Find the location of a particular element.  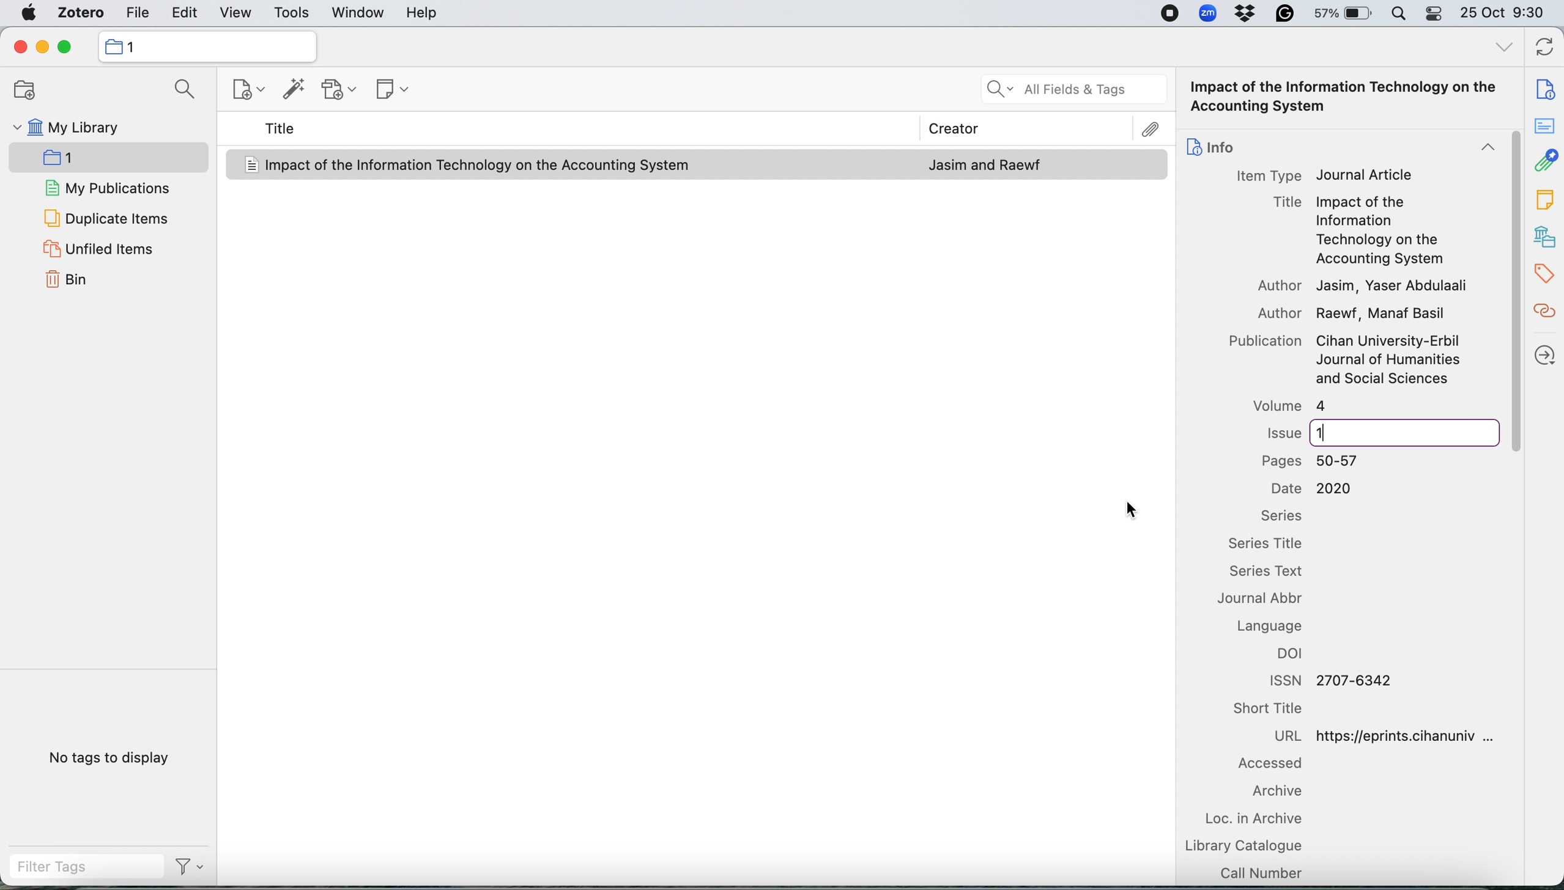

grammarly is located at coordinates (1288, 15).